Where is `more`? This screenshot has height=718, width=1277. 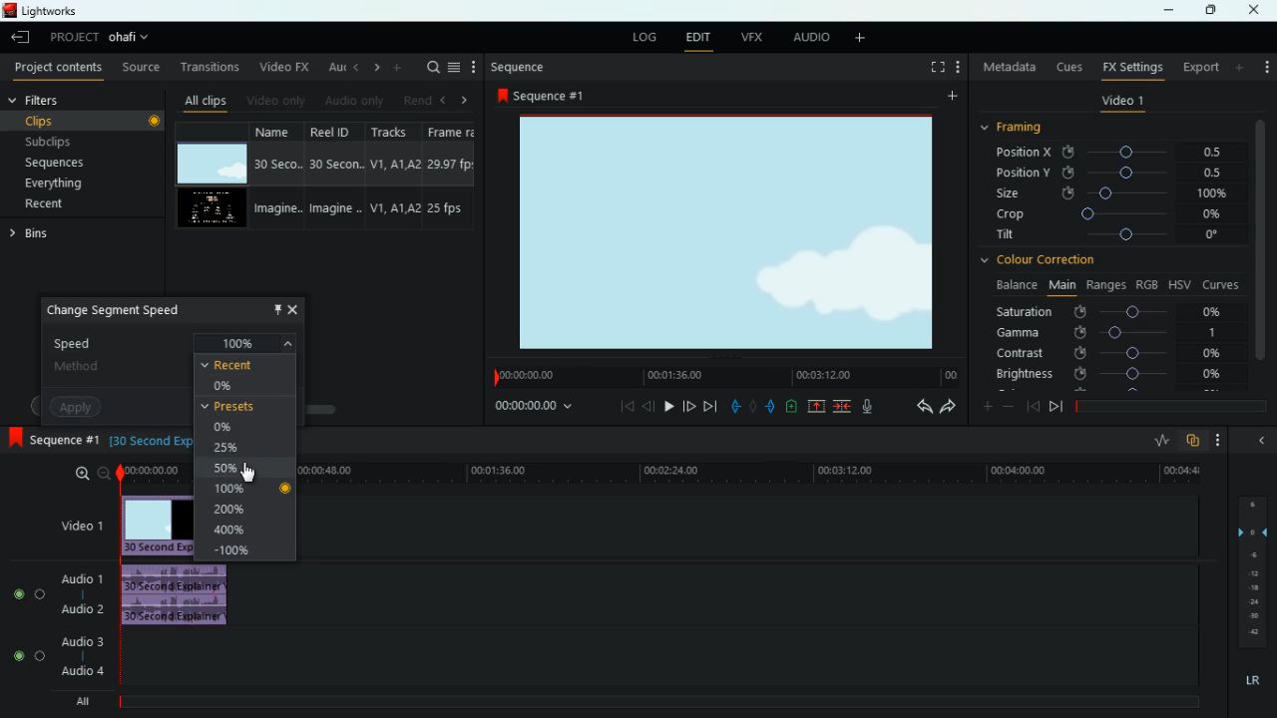
more is located at coordinates (958, 67).